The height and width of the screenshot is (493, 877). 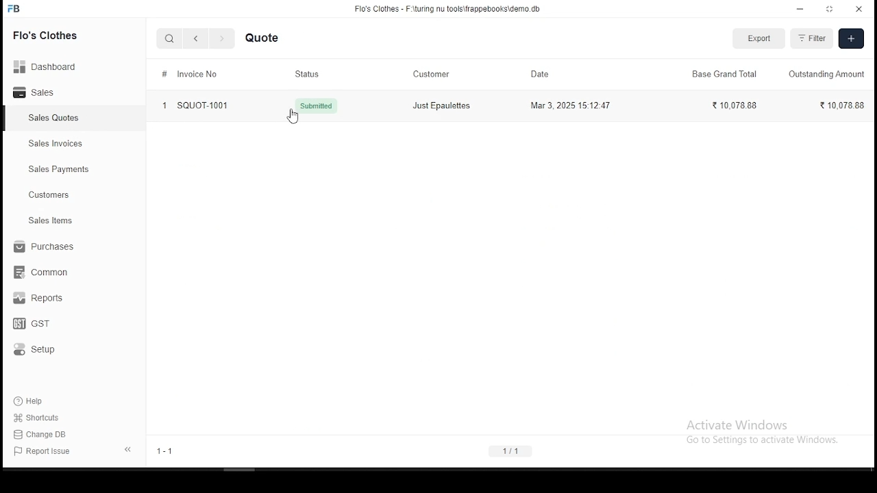 I want to click on Just Epaulettes, so click(x=449, y=108).